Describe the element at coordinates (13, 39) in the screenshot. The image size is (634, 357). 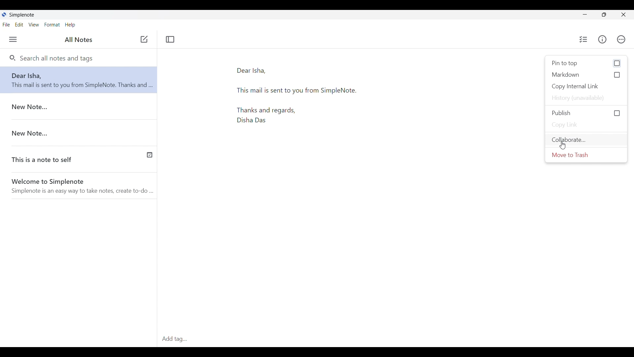
I see `Menu` at that location.